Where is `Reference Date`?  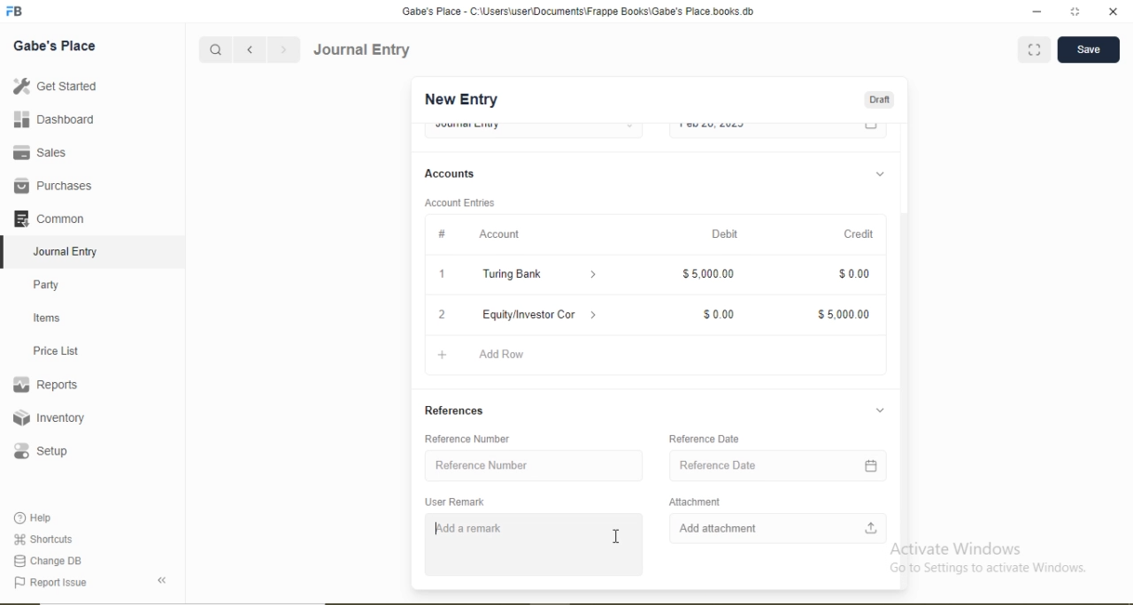 Reference Date is located at coordinates (719, 465).